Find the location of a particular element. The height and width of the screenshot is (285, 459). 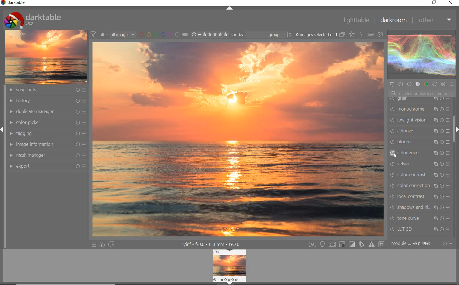

close is located at coordinates (451, 3).